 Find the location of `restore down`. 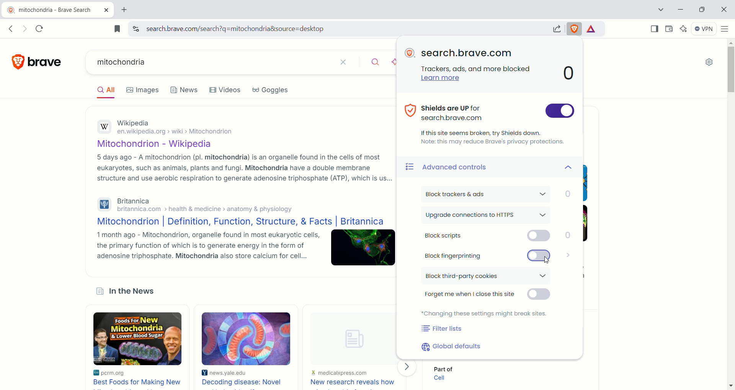

restore down is located at coordinates (704, 11).